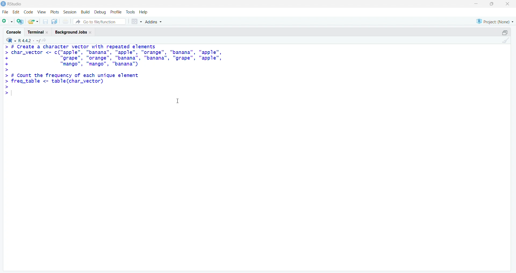 Image resolution: width=516 pixels, height=273 pixels. What do you see at coordinates (180, 100) in the screenshot?
I see `Cursor` at bounding box center [180, 100].